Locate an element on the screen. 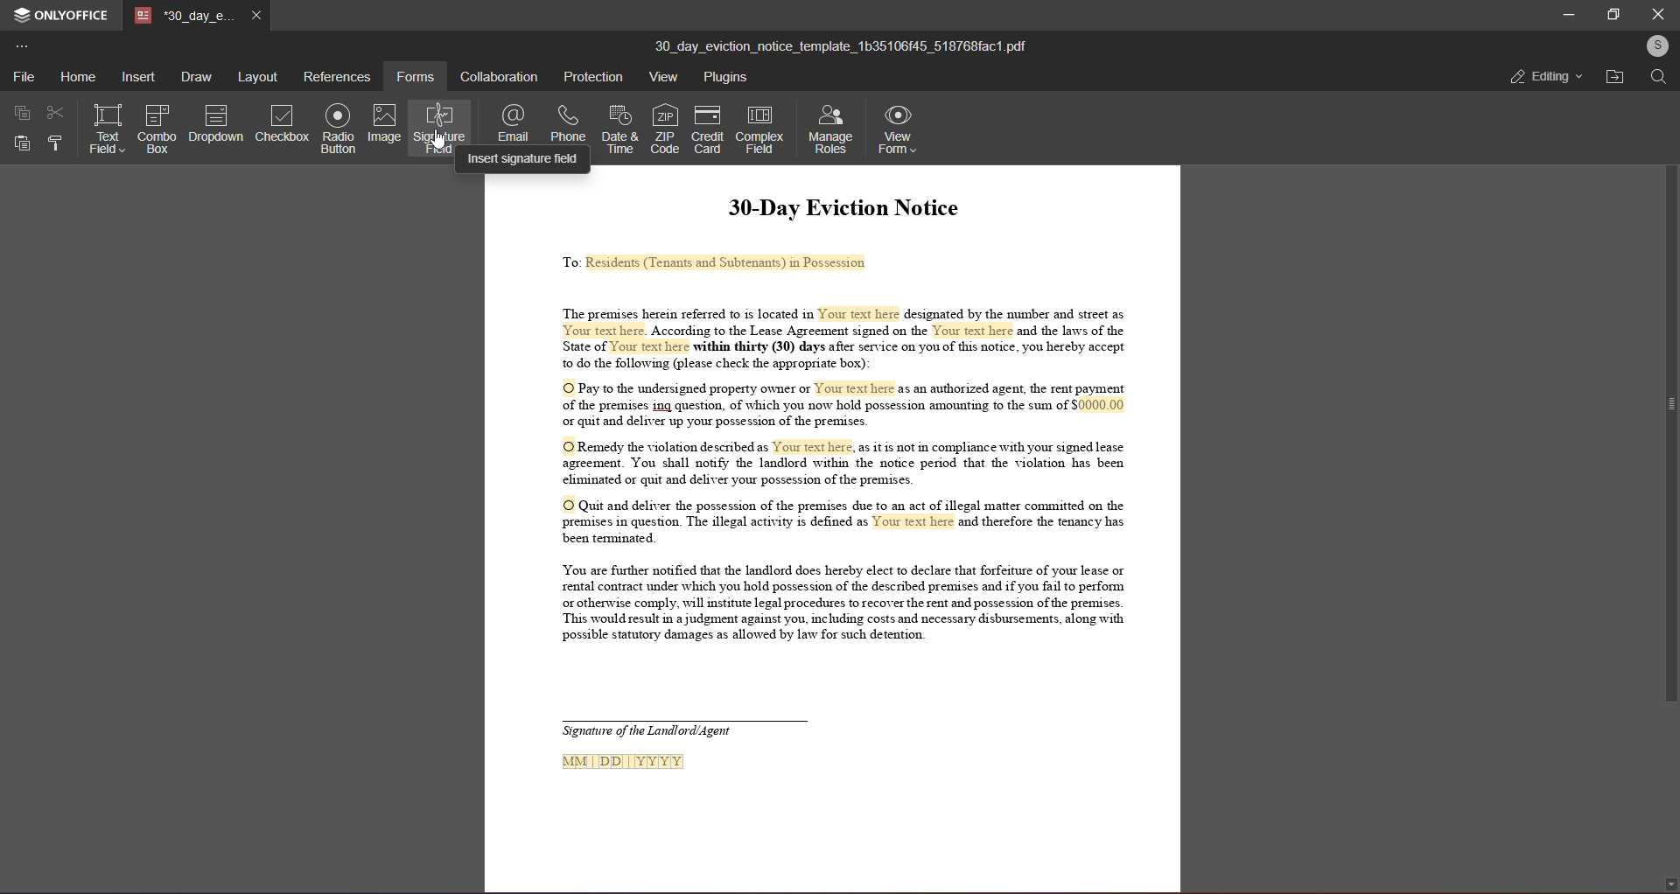 The height and width of the screenshot is (894, 1680). complex fields is located at coordinates (761, 129).